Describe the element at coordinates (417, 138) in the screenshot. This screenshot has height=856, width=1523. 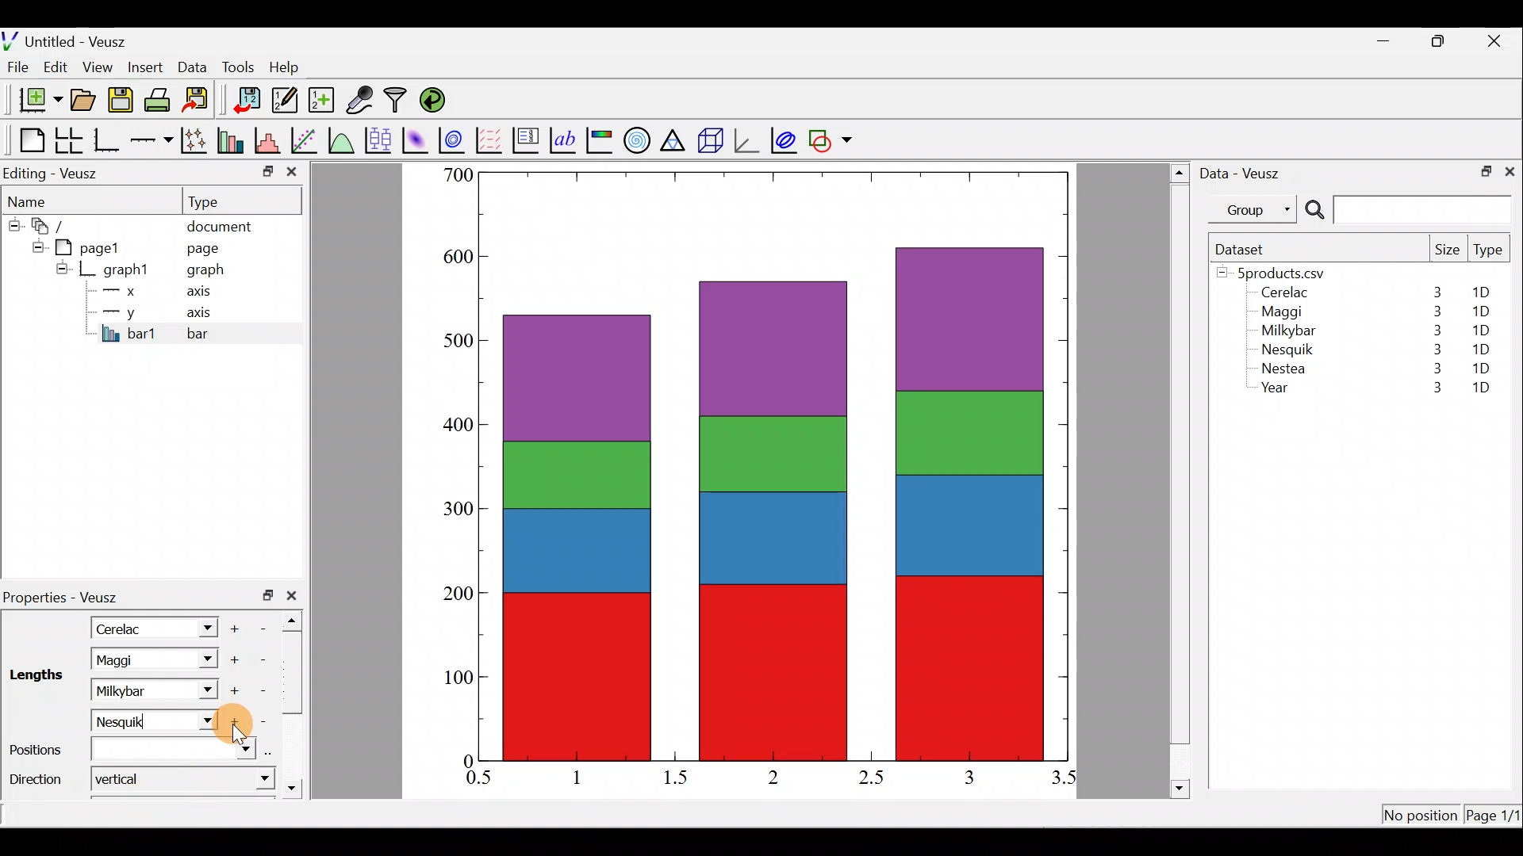
I see `Plot a 2d dataset as an image` at that location.